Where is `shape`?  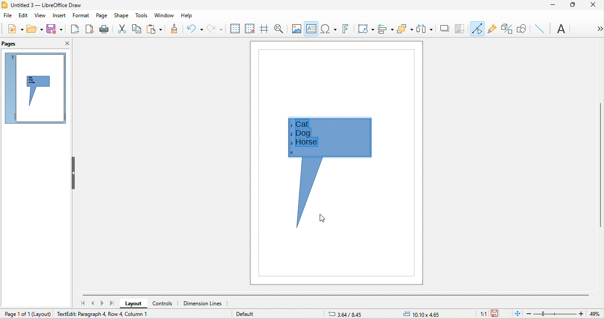
shape is located at coordinates (122, 15).